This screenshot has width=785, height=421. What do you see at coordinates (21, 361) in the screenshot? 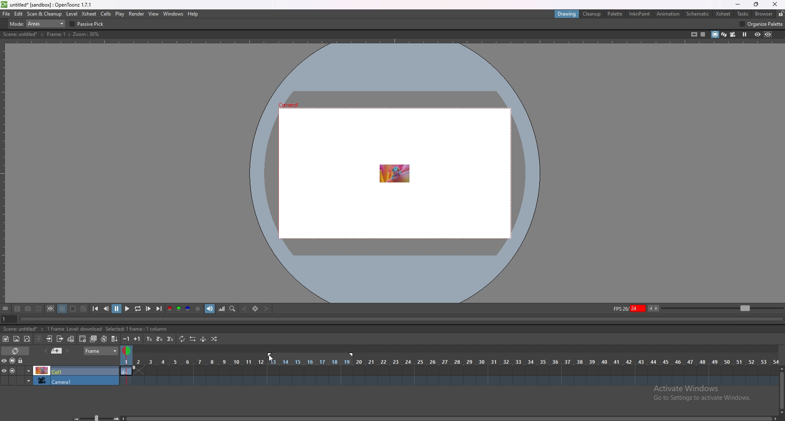
I see `lock` at bounding box center [21, 361].